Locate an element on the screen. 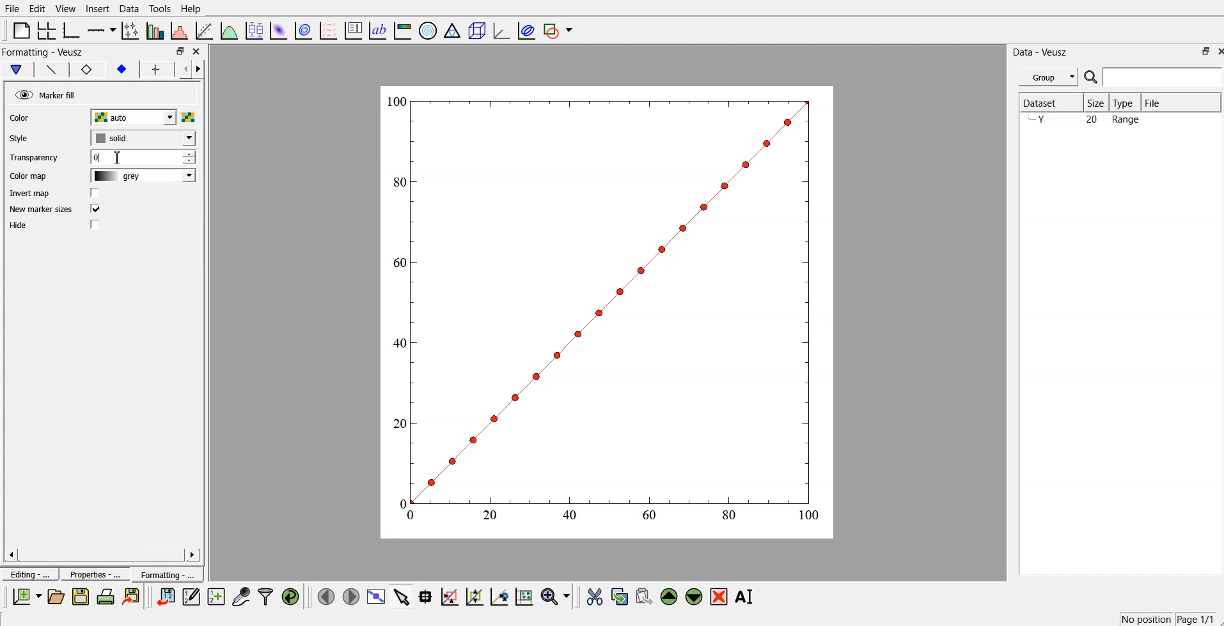  plot a vector field is located at coordinates (330, 30).